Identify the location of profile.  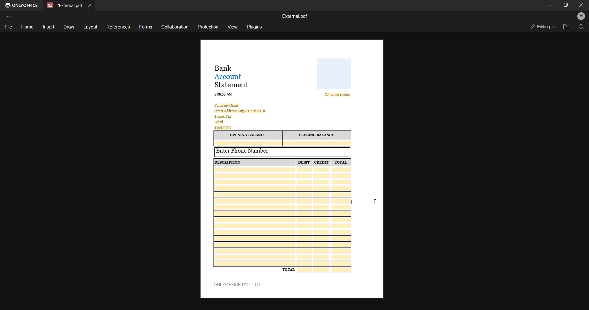
(581, 17).